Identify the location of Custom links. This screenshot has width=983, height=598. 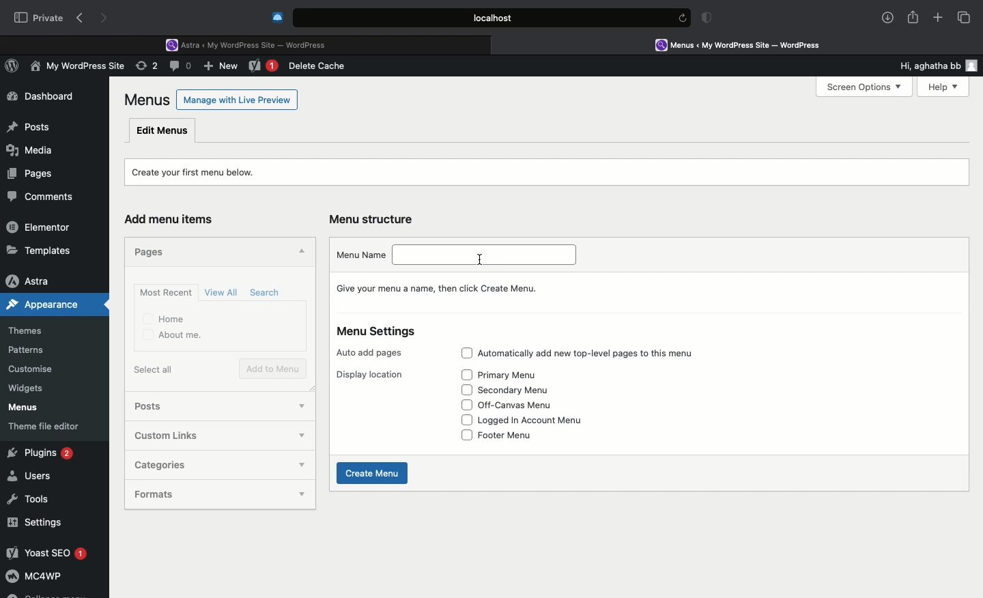
(169, 436).